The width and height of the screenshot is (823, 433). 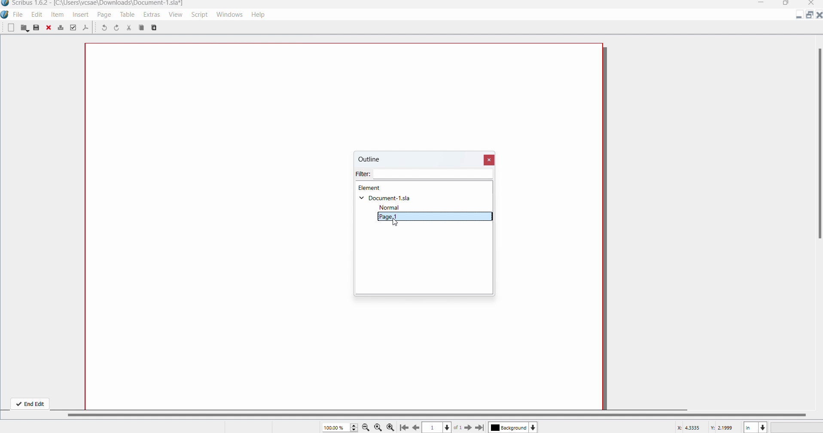 What do you see at coordinates (229, 15) in the screenshot?
I see `Windows` at bounding box center [229, 15].